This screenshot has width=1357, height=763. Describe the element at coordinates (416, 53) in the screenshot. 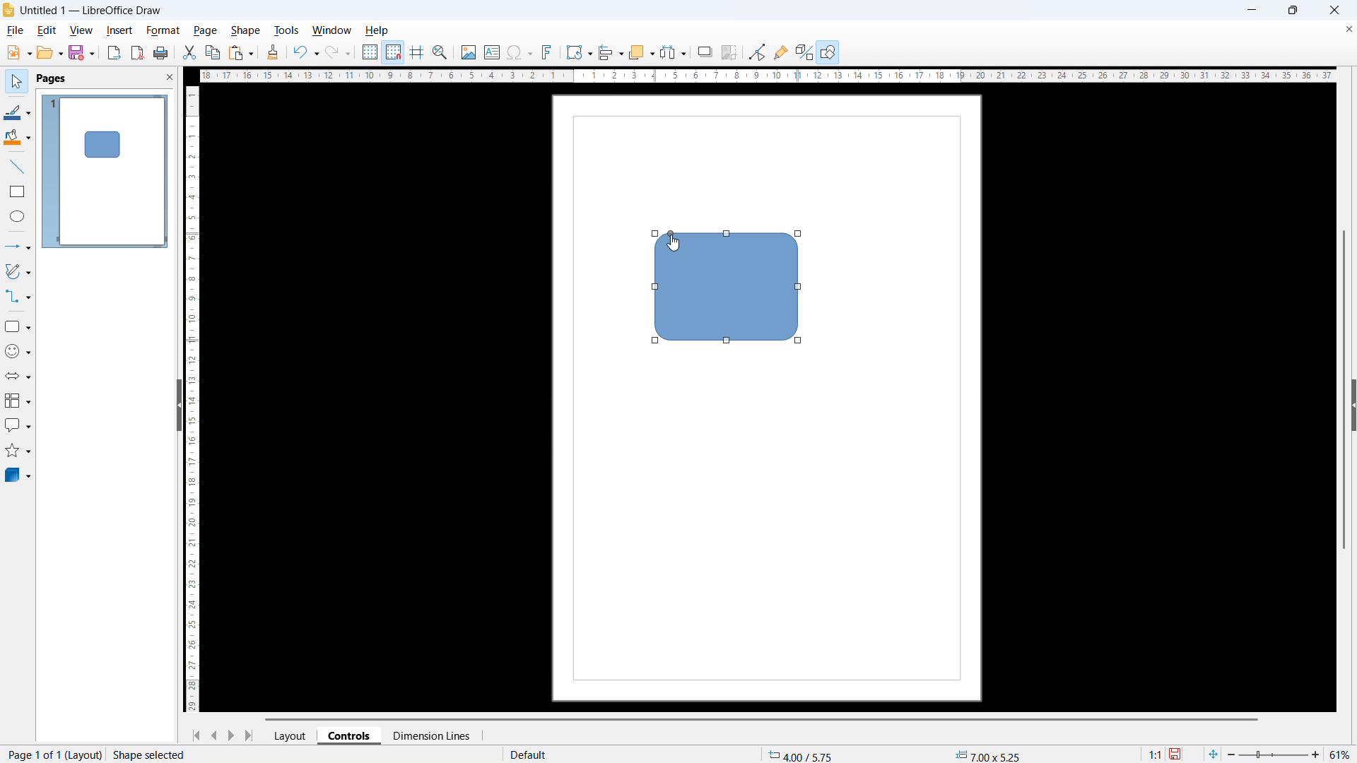

I see `Guidelines while moving ` at that location.